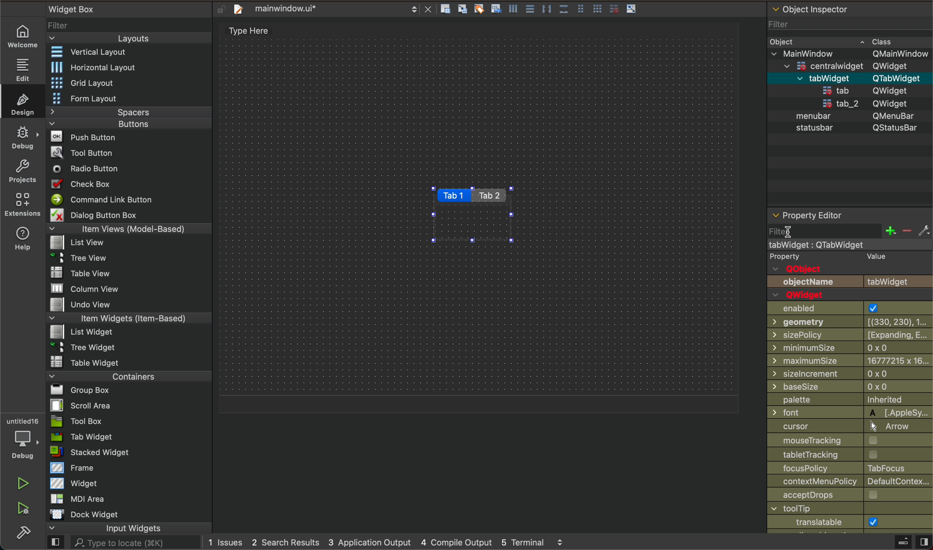 The width and height of the screenshot is (933, 550). What do you see at coordinates (850, 374) in the screenshot?
I see `size increment` at bounding box center [850, 374].